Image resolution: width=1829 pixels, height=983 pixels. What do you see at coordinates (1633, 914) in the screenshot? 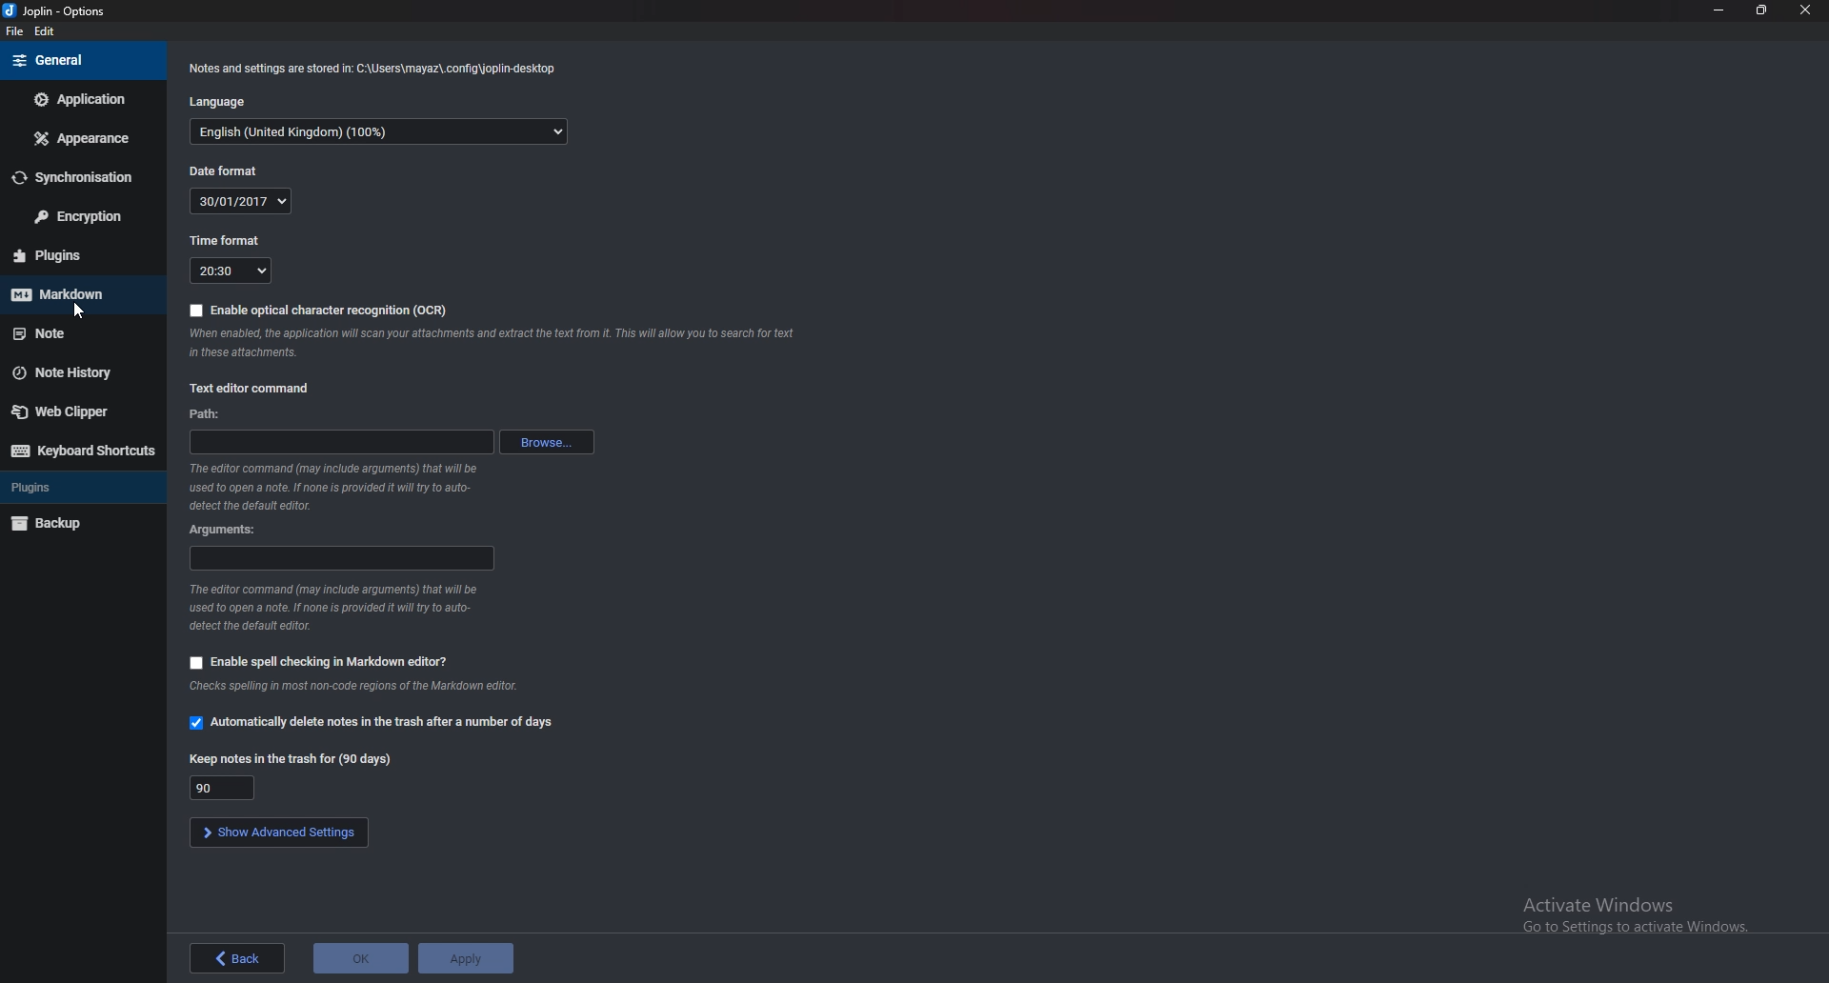
I see `activate windows message advisory` at bounding box center [1633, 914].